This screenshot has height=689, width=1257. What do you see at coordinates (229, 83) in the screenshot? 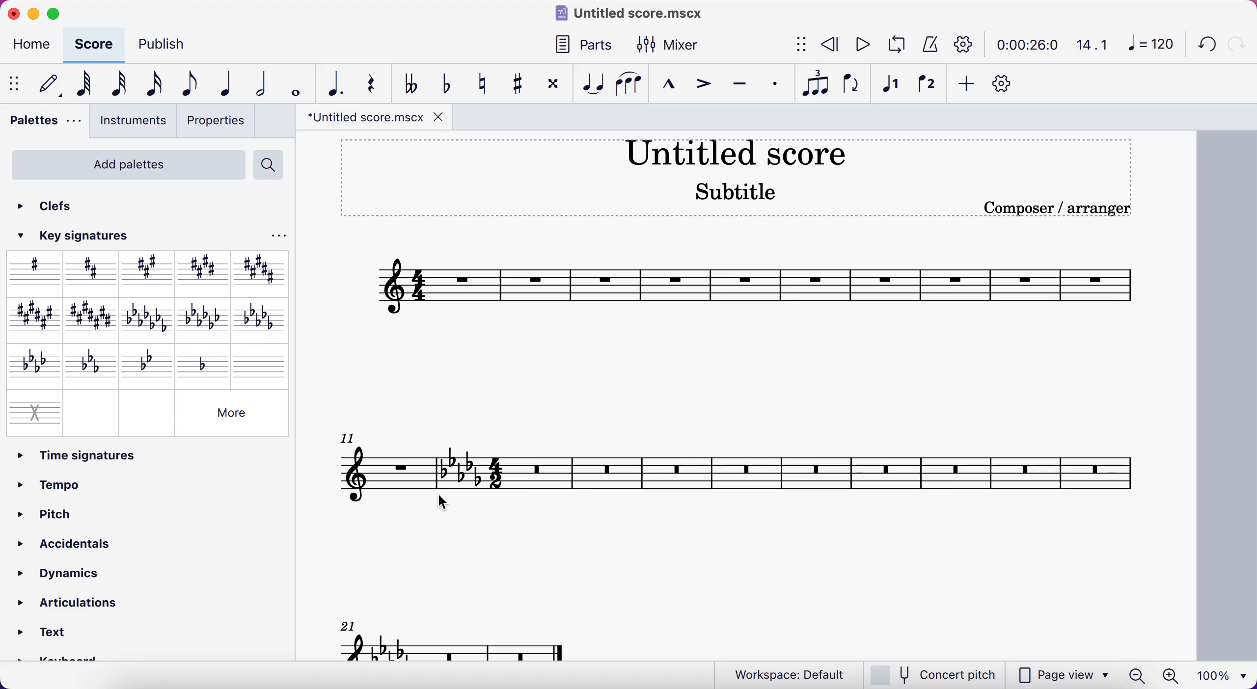
I see `quarter note` at bounding box center [229, 83].